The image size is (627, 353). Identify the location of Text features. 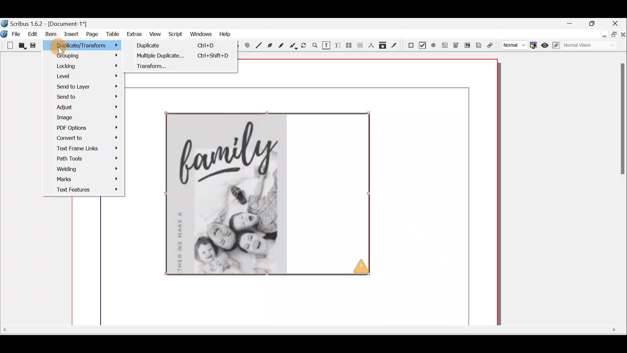
(84, 190).